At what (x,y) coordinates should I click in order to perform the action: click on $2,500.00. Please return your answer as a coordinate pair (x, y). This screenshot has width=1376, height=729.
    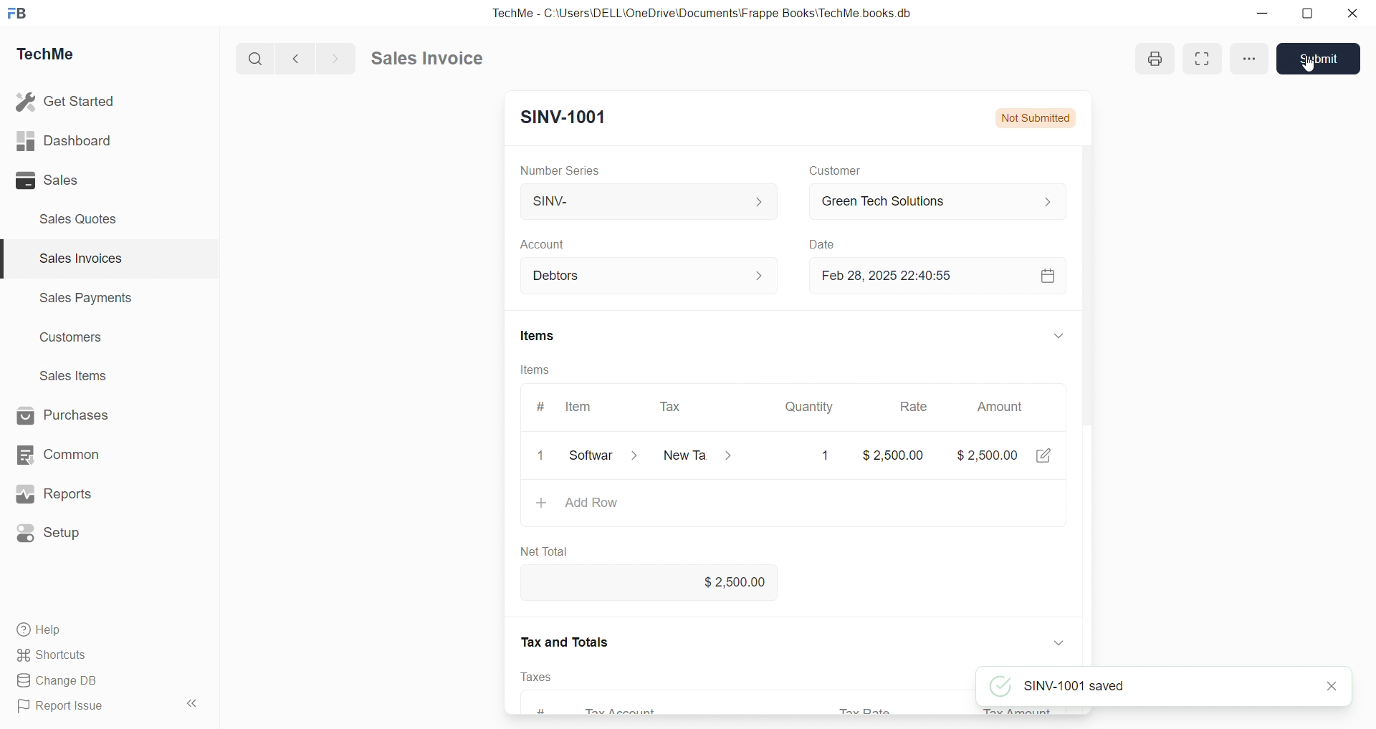
    Looking at the image, I should click on (651, 581).